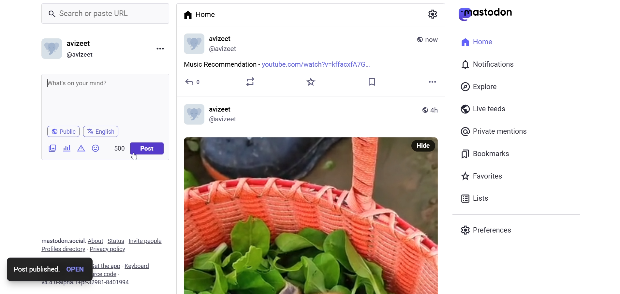 This screenshot has width=620, height=294. Describe the element at coordinates (487, 231) in the screenshot. I see `Preferenes` at that location.